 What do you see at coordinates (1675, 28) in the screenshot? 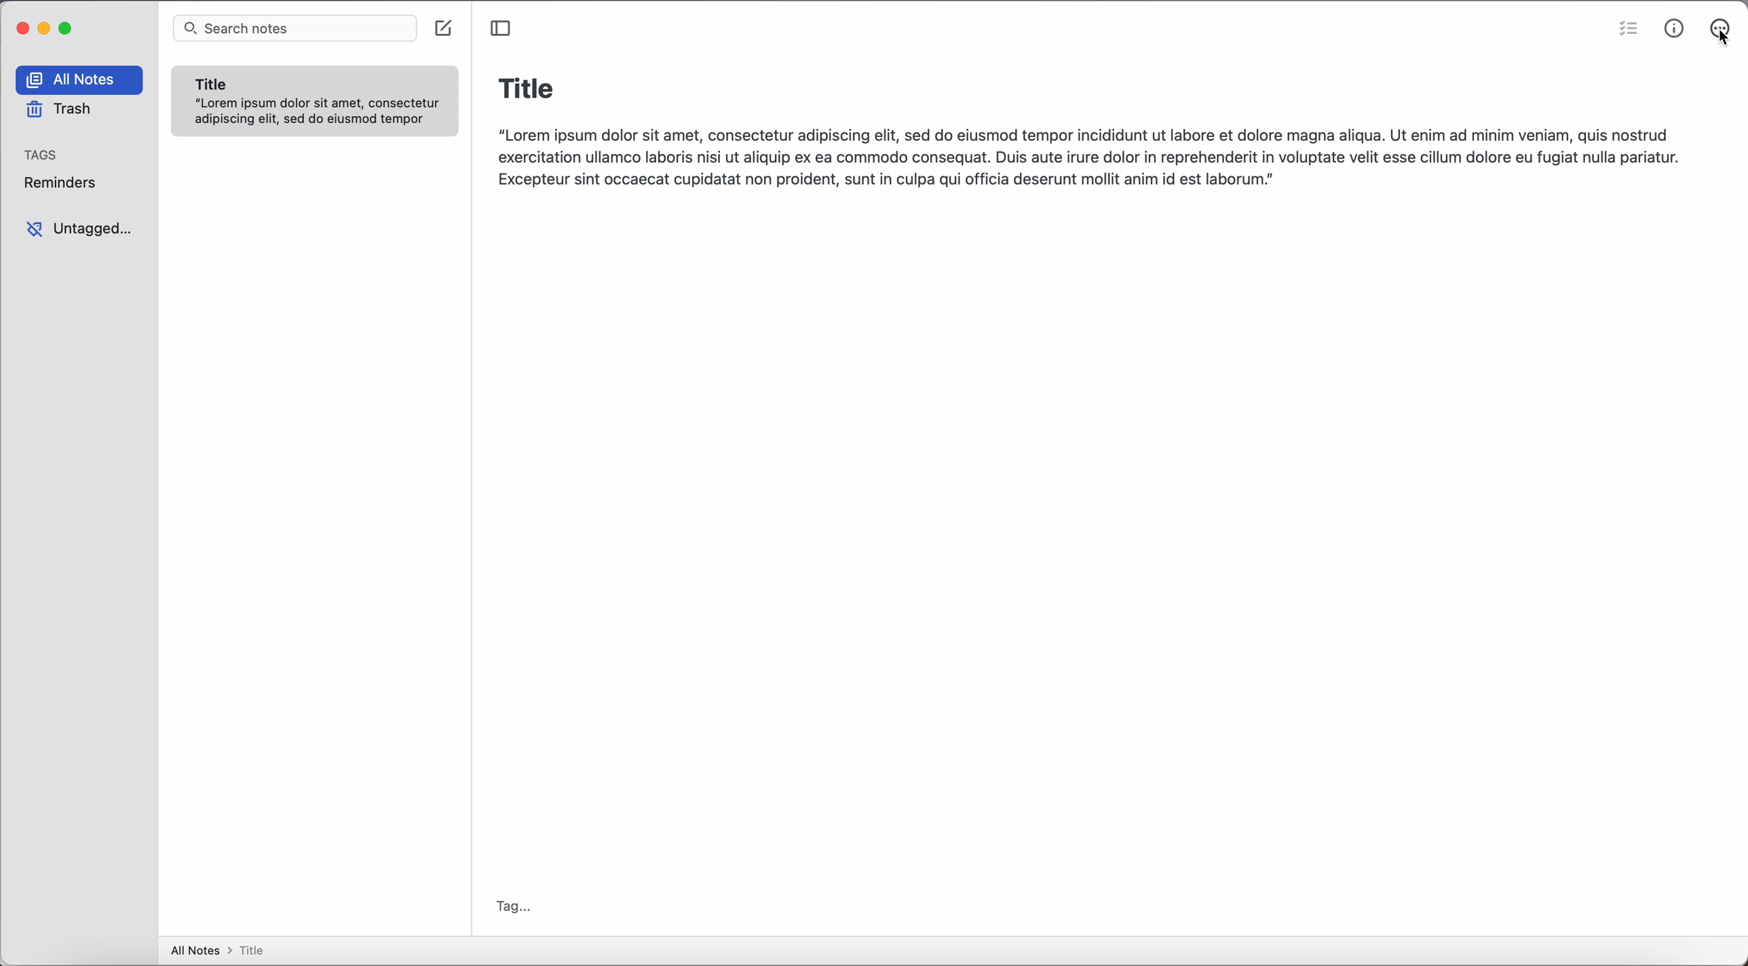
I see `metrics` at bounding box center [1675, 28].